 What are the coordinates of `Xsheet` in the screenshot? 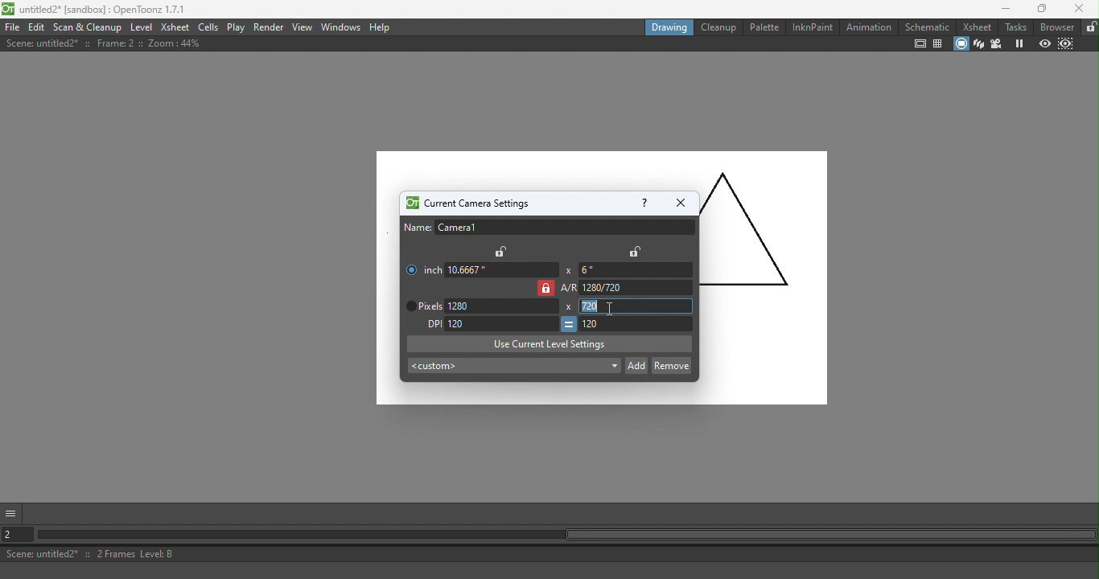 It's located at (976, 27).